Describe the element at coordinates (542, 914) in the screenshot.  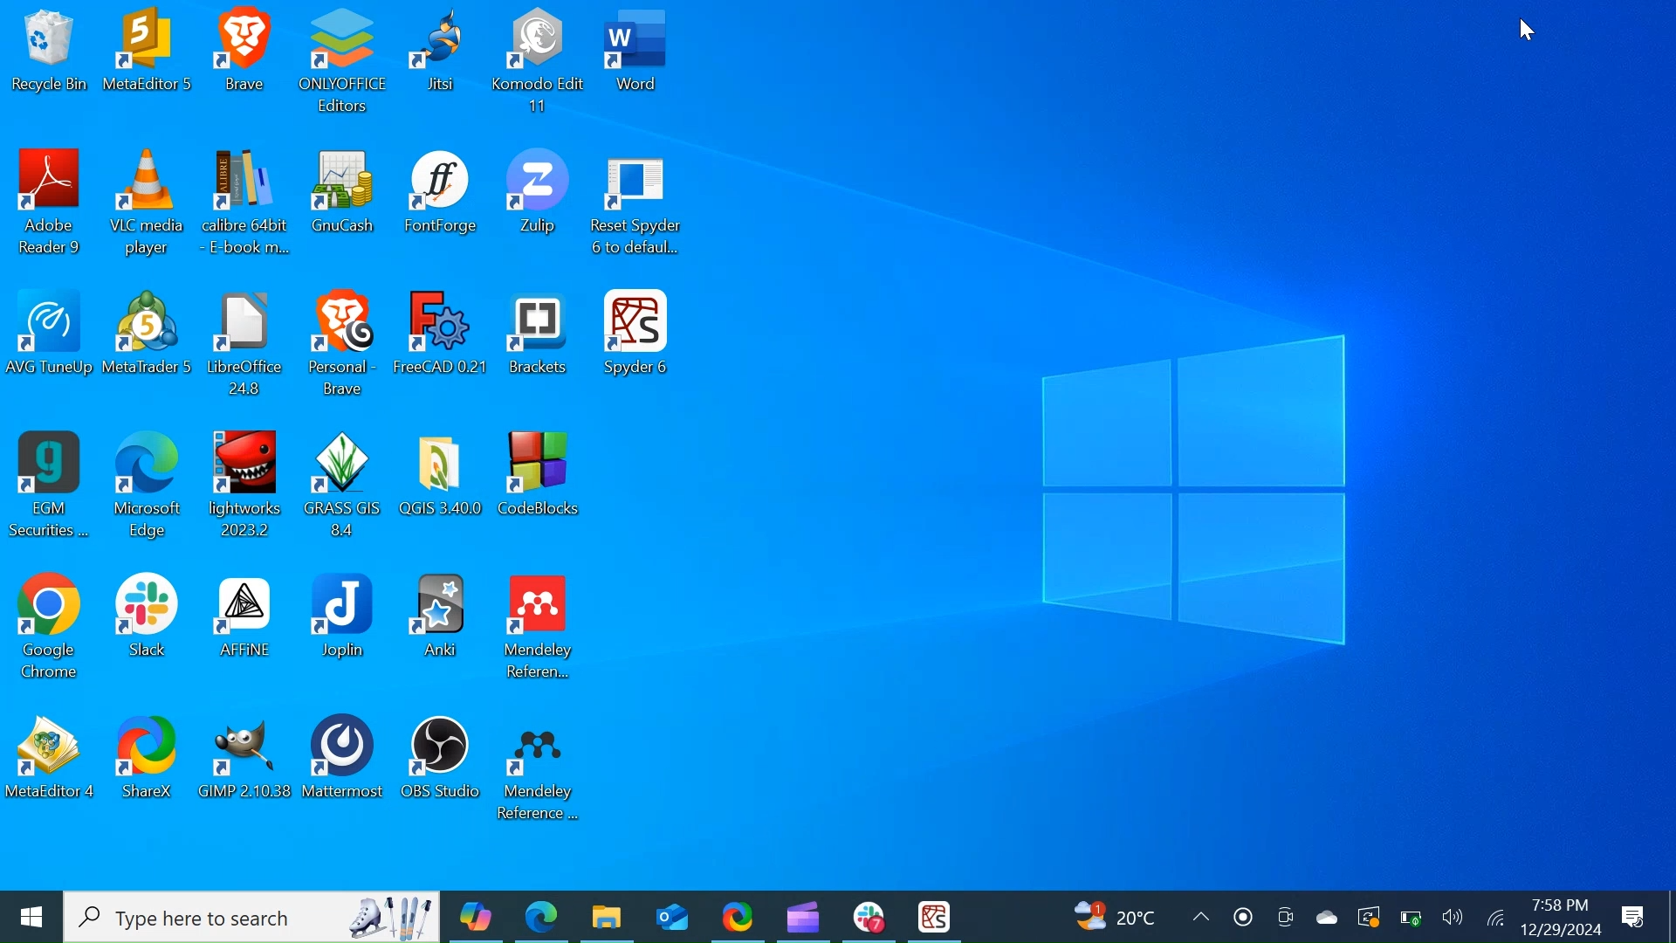
I see `Microsoft Edge` at that location.